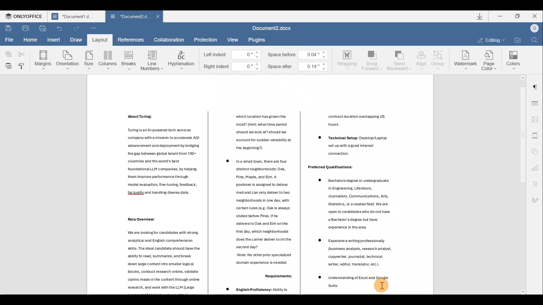 The height and width of the screenshot is (305, 543). I want to click on Customize quick access toolbar, so click(93, 29).